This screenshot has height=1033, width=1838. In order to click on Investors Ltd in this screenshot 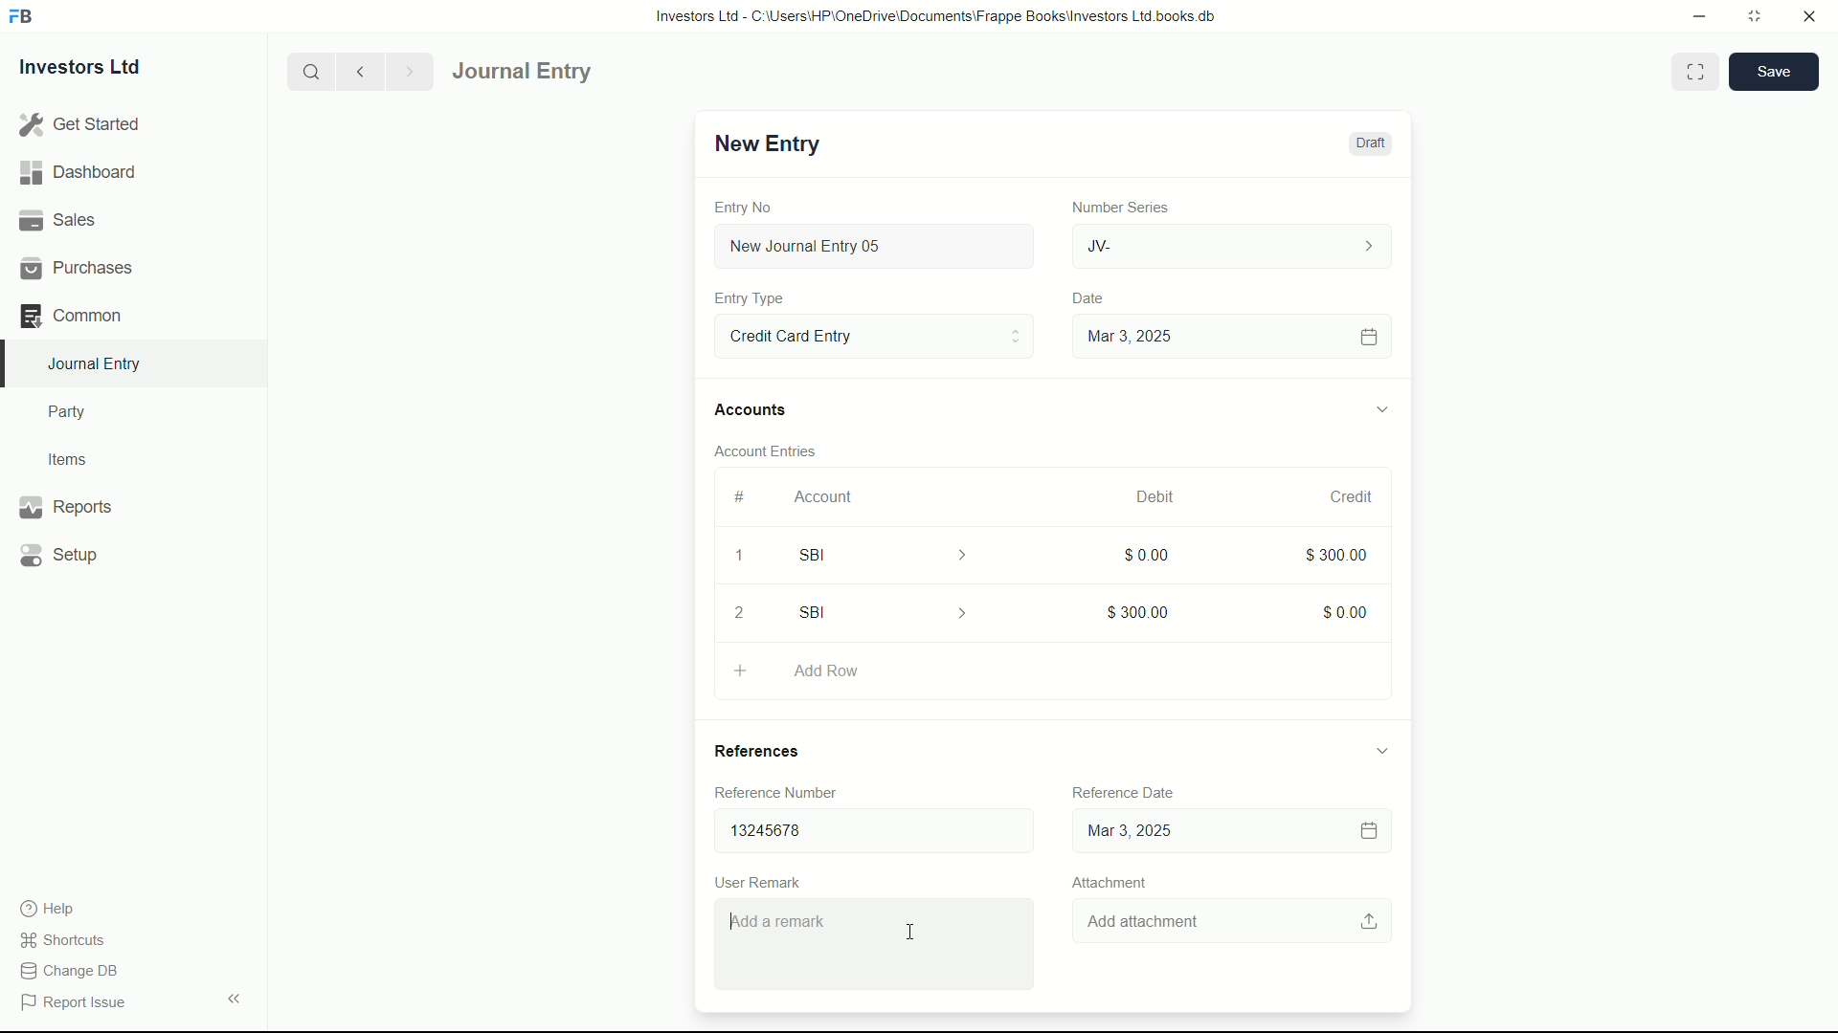, I will do `click(98, 70)`.